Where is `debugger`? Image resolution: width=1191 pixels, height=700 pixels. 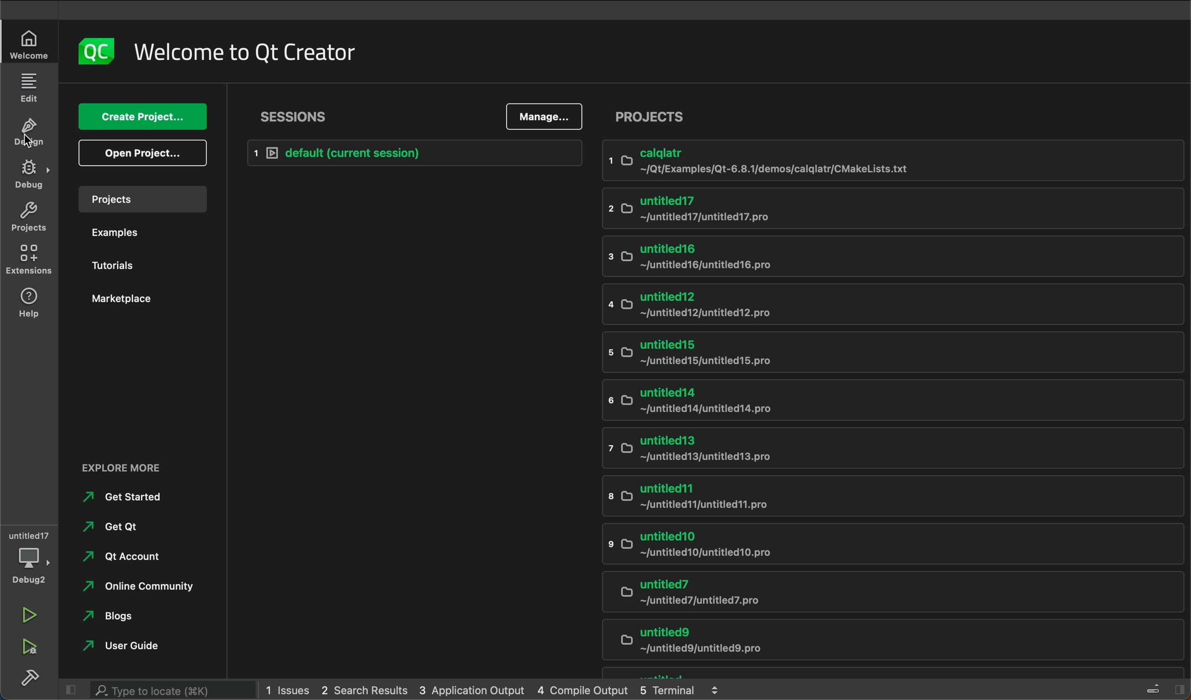
debugger is located at coordinates (32, 557).